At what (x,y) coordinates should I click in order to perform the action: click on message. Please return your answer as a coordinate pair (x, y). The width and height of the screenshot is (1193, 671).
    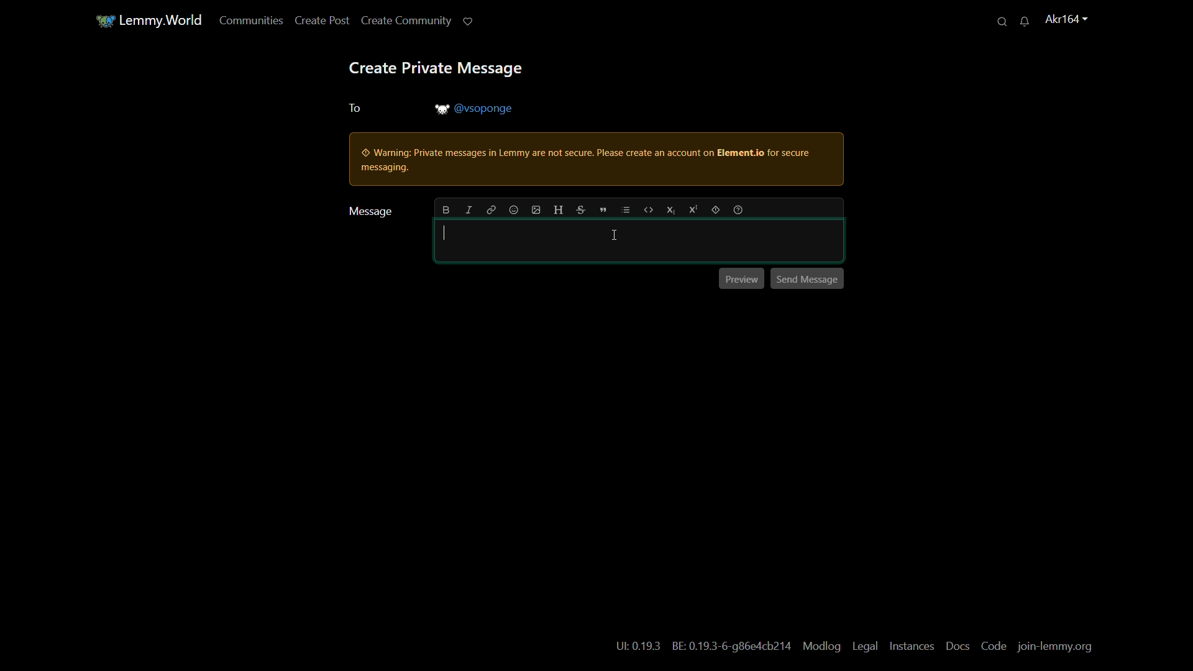
    Looking at the image, I should click on (368, 211).